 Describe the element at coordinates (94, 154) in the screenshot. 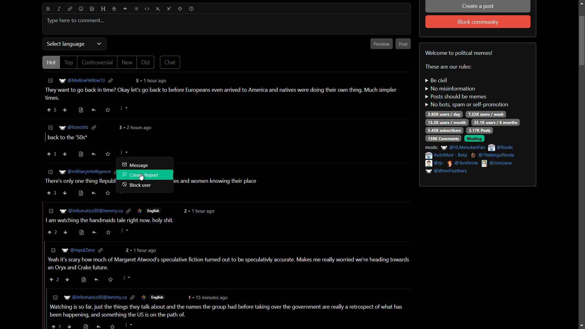

I see `reply` at that location.